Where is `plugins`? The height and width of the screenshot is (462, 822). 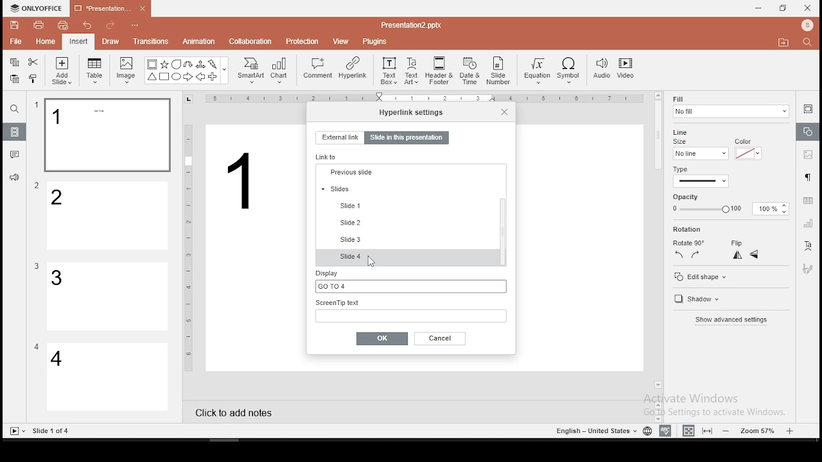 plugins is located at coordinates (376, 39).